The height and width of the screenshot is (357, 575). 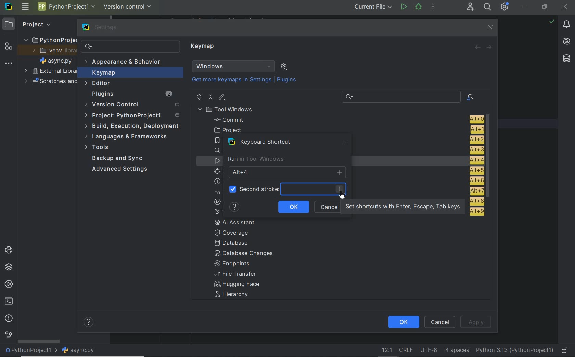 What do you see at coordinates (244, 254) in the screenshot?
I see `Database changes` at bounding box center [244, 254].